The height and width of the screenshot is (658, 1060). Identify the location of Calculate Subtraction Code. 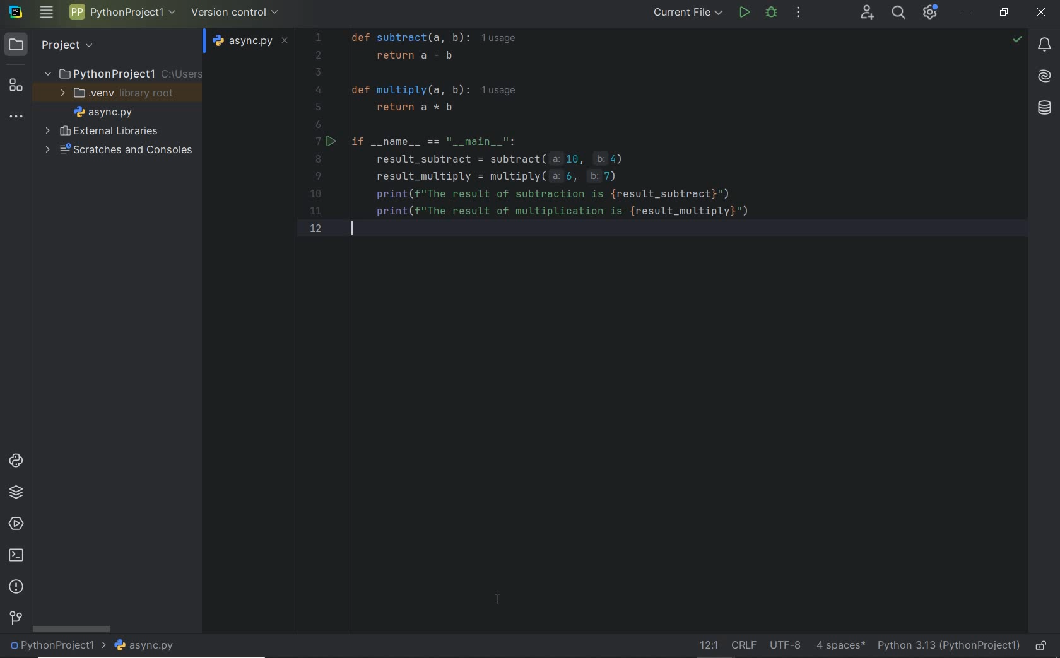
(649, 135).